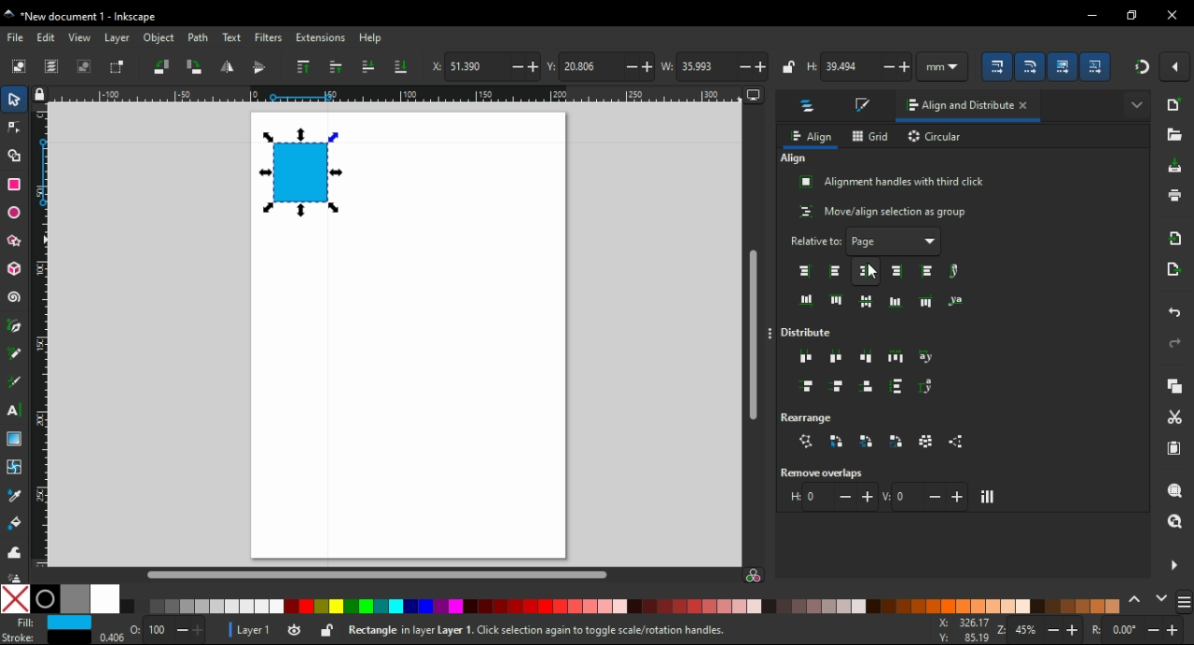 This screenshot has height=645, width=1194. I want to click on scroll bar, so click(753, 326).